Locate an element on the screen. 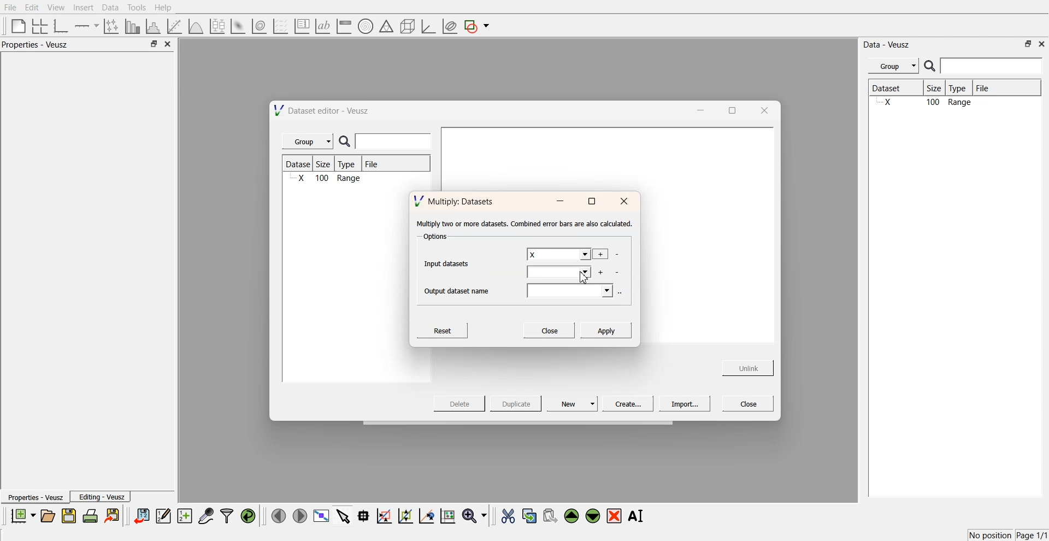 Image resolution: width=1049 pixels, height=541 pixels. edit and enter data points is located at coordinates (163, 517).